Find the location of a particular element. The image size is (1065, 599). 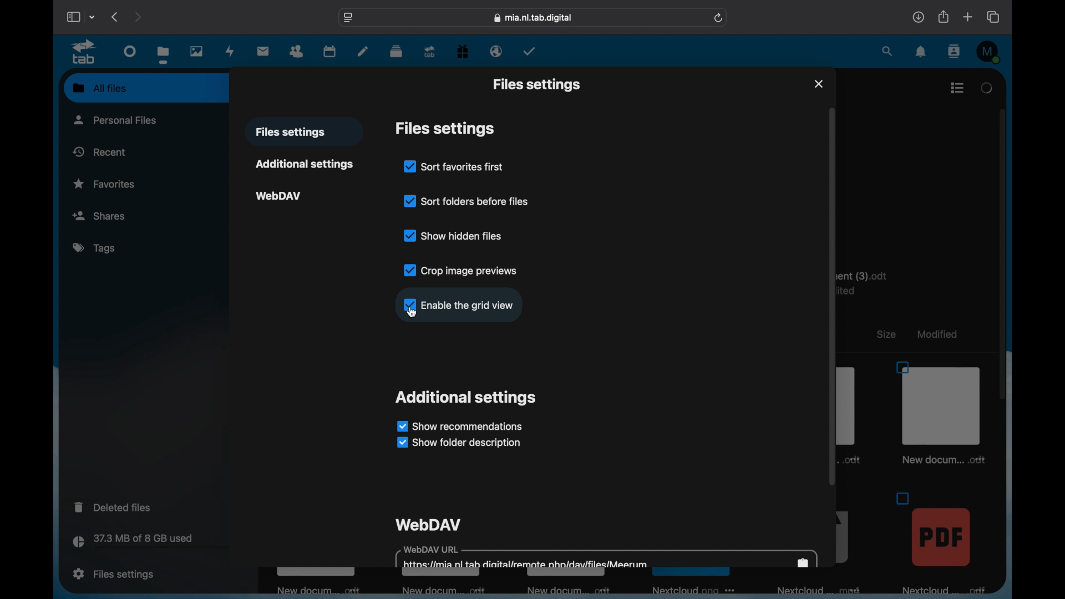

personal files is located at coordinates (118, 119).